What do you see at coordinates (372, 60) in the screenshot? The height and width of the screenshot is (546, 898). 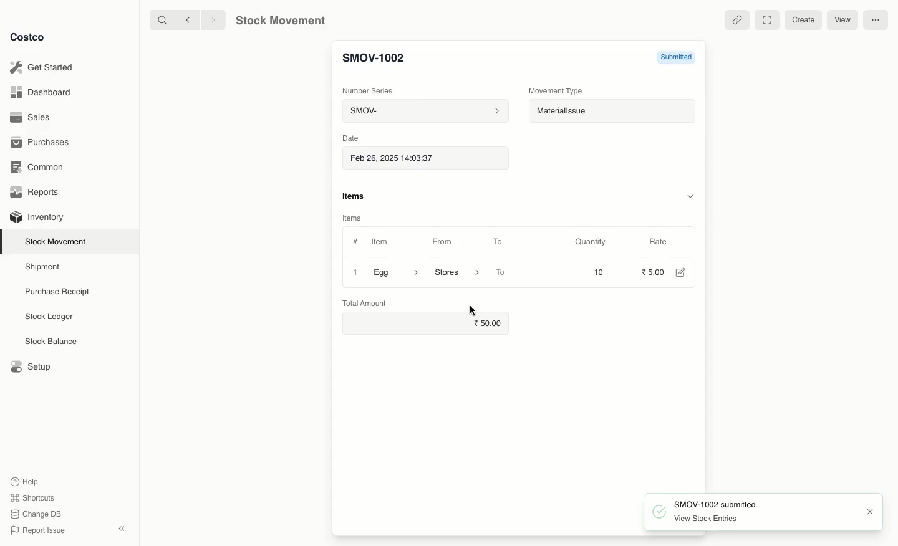 I see `New Entry` at bounding box center [372, 60].